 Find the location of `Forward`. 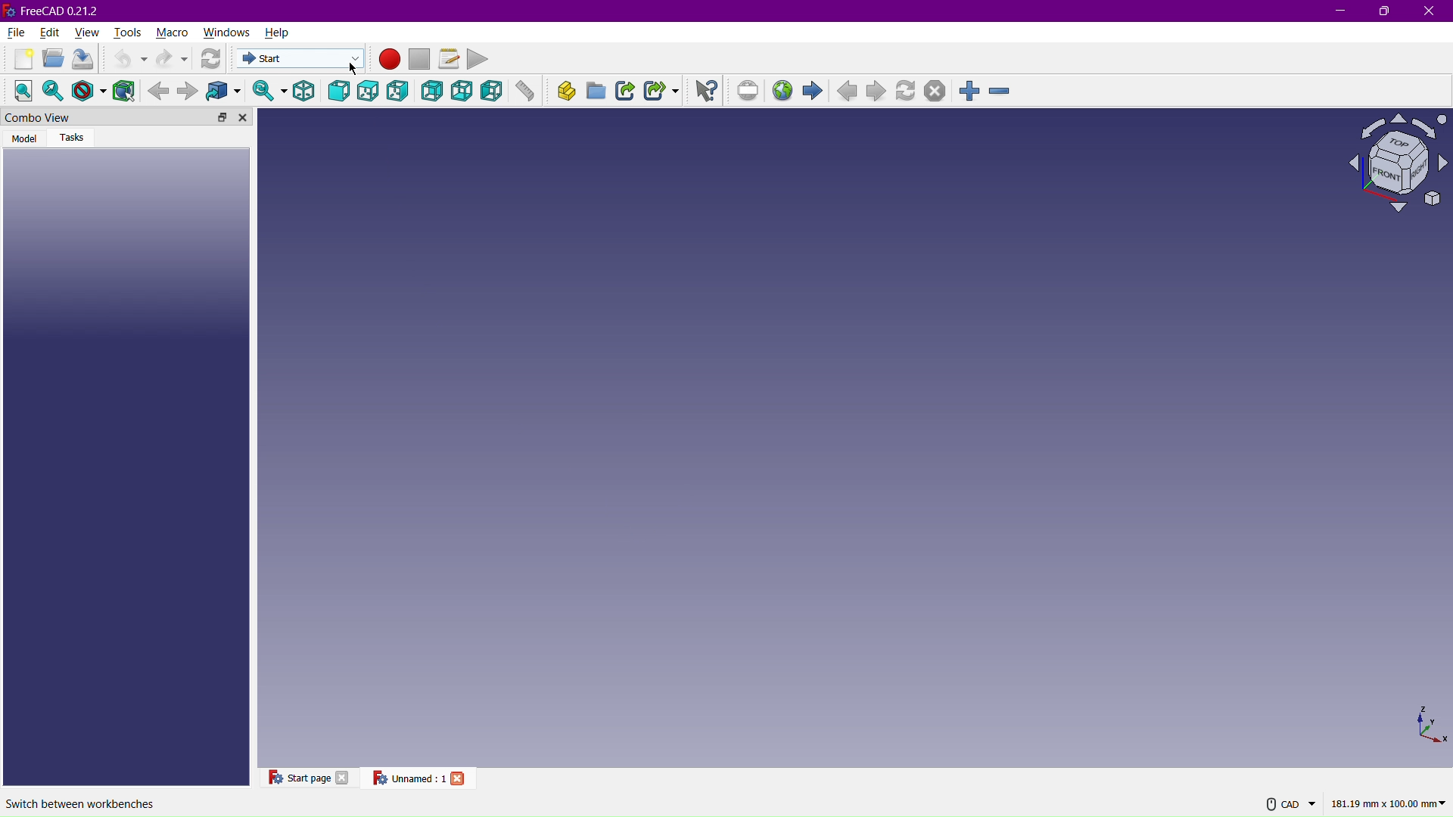

Forward is located at coordinates (188, 89).